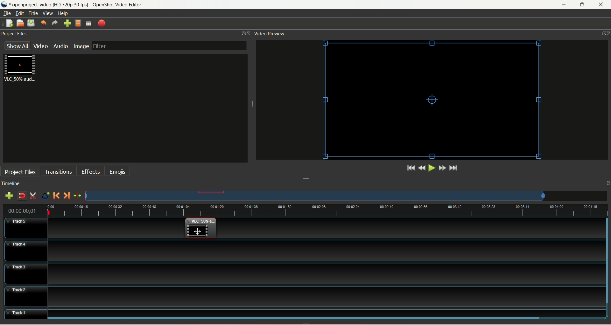 This screenshot has width=611, height=325. I want to click on file, so click(7, 13).